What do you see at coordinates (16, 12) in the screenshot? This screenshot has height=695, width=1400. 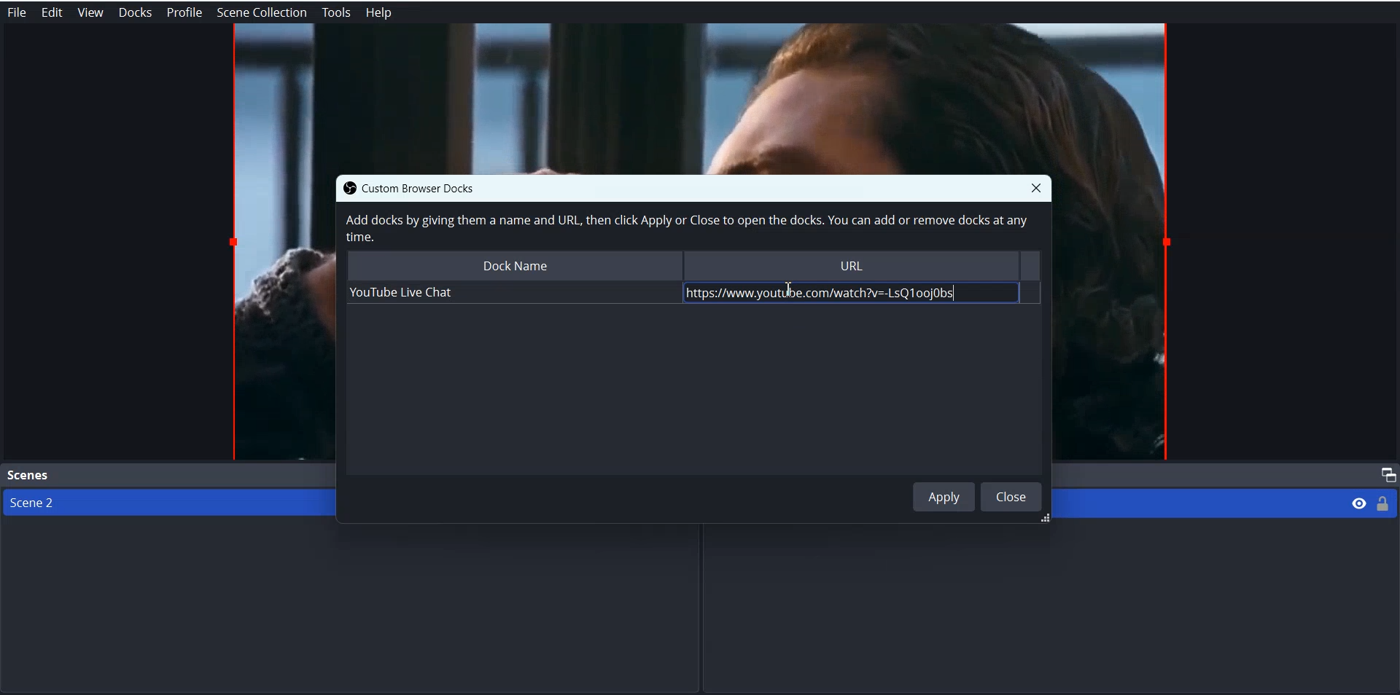 I see `File` at bounding box center [16, 12].